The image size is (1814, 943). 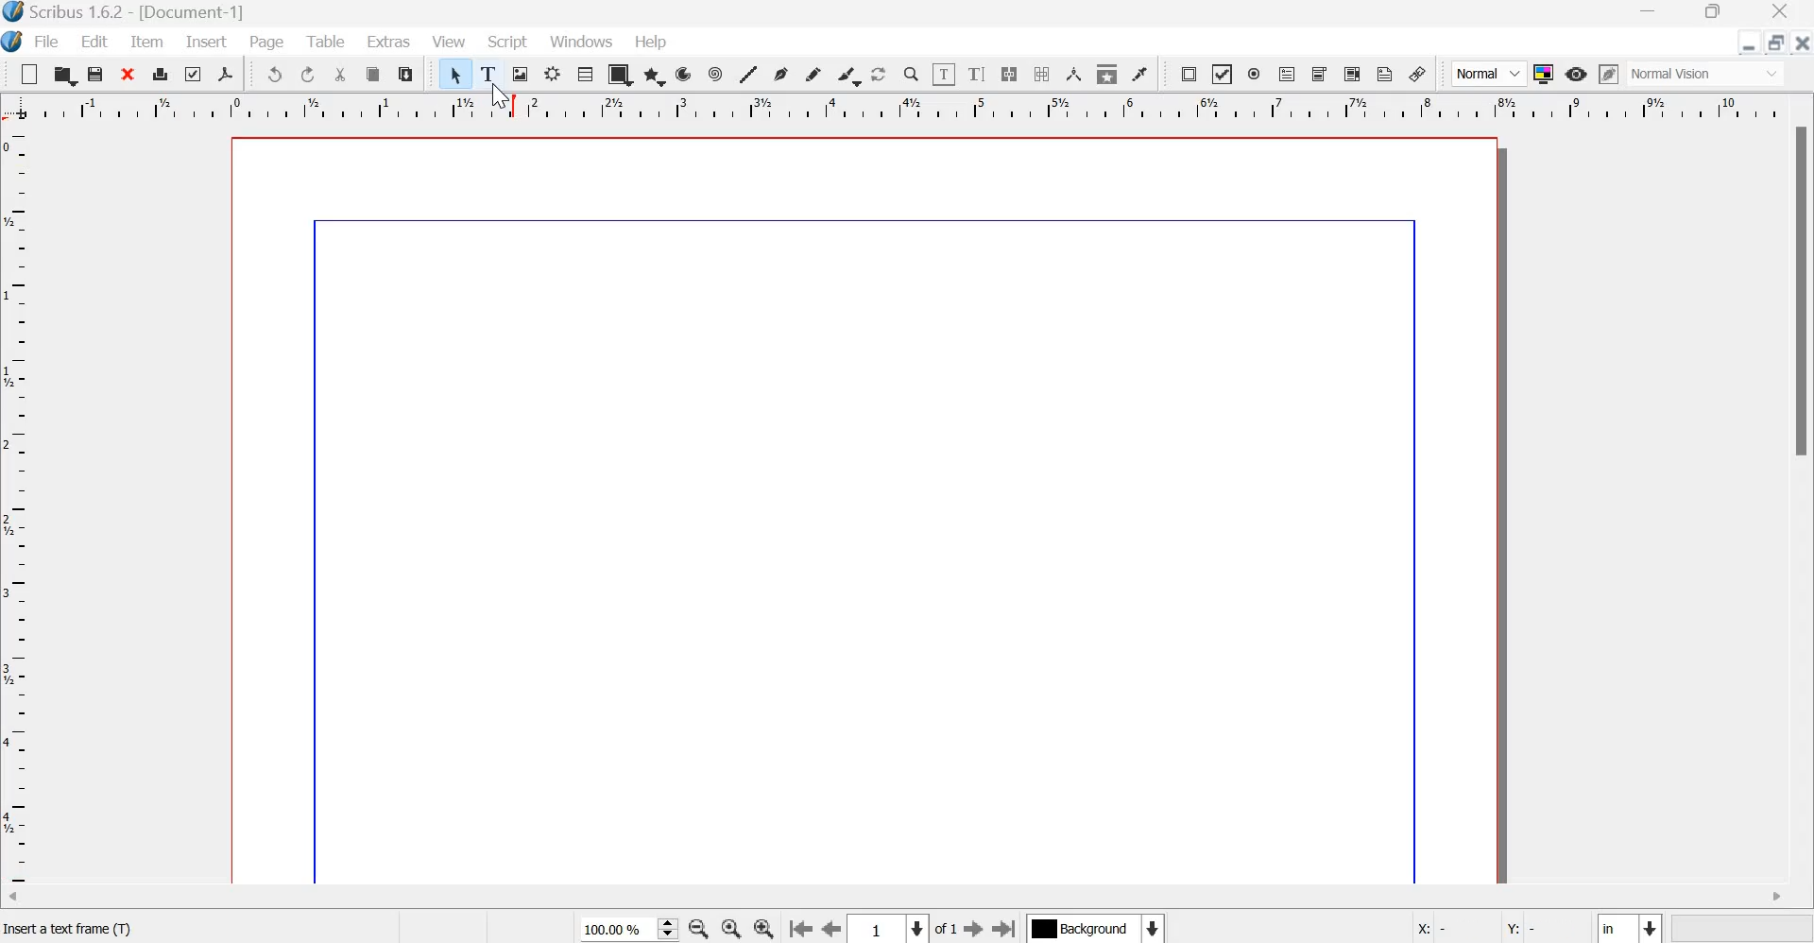 What do you see at coordinates (832, 930) in the screenshot?
I see `go to the previous page` at bounding box center [832, 930].